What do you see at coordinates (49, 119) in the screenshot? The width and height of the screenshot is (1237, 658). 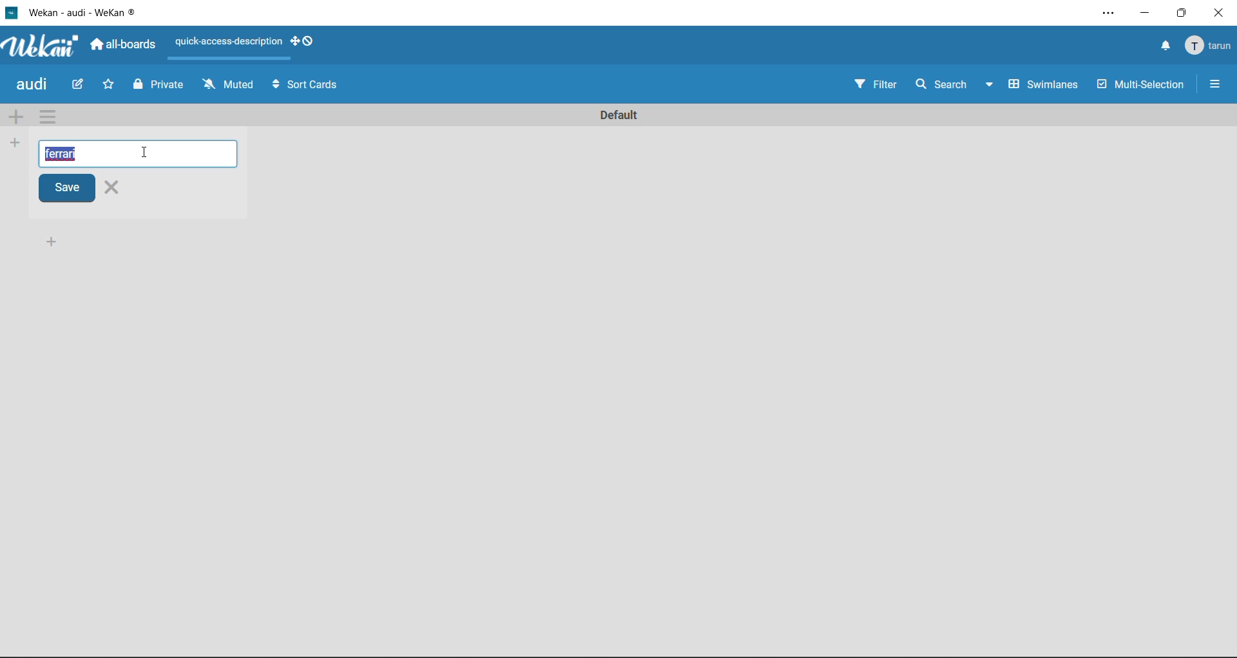 I see `swimlane action` at bounding box center [49, 119].